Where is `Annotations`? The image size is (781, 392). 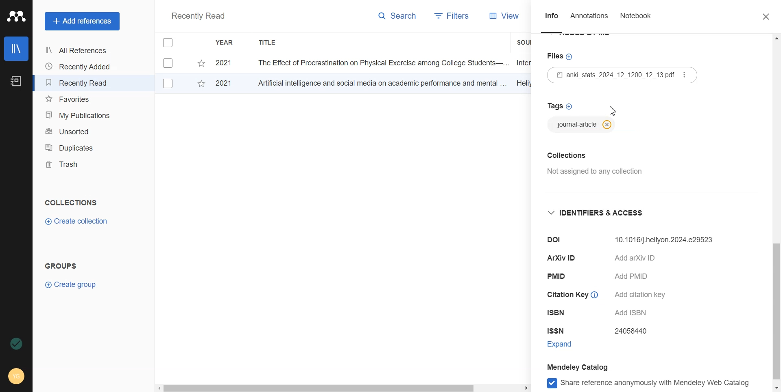 Annotations is located at coordinates (590, 18).